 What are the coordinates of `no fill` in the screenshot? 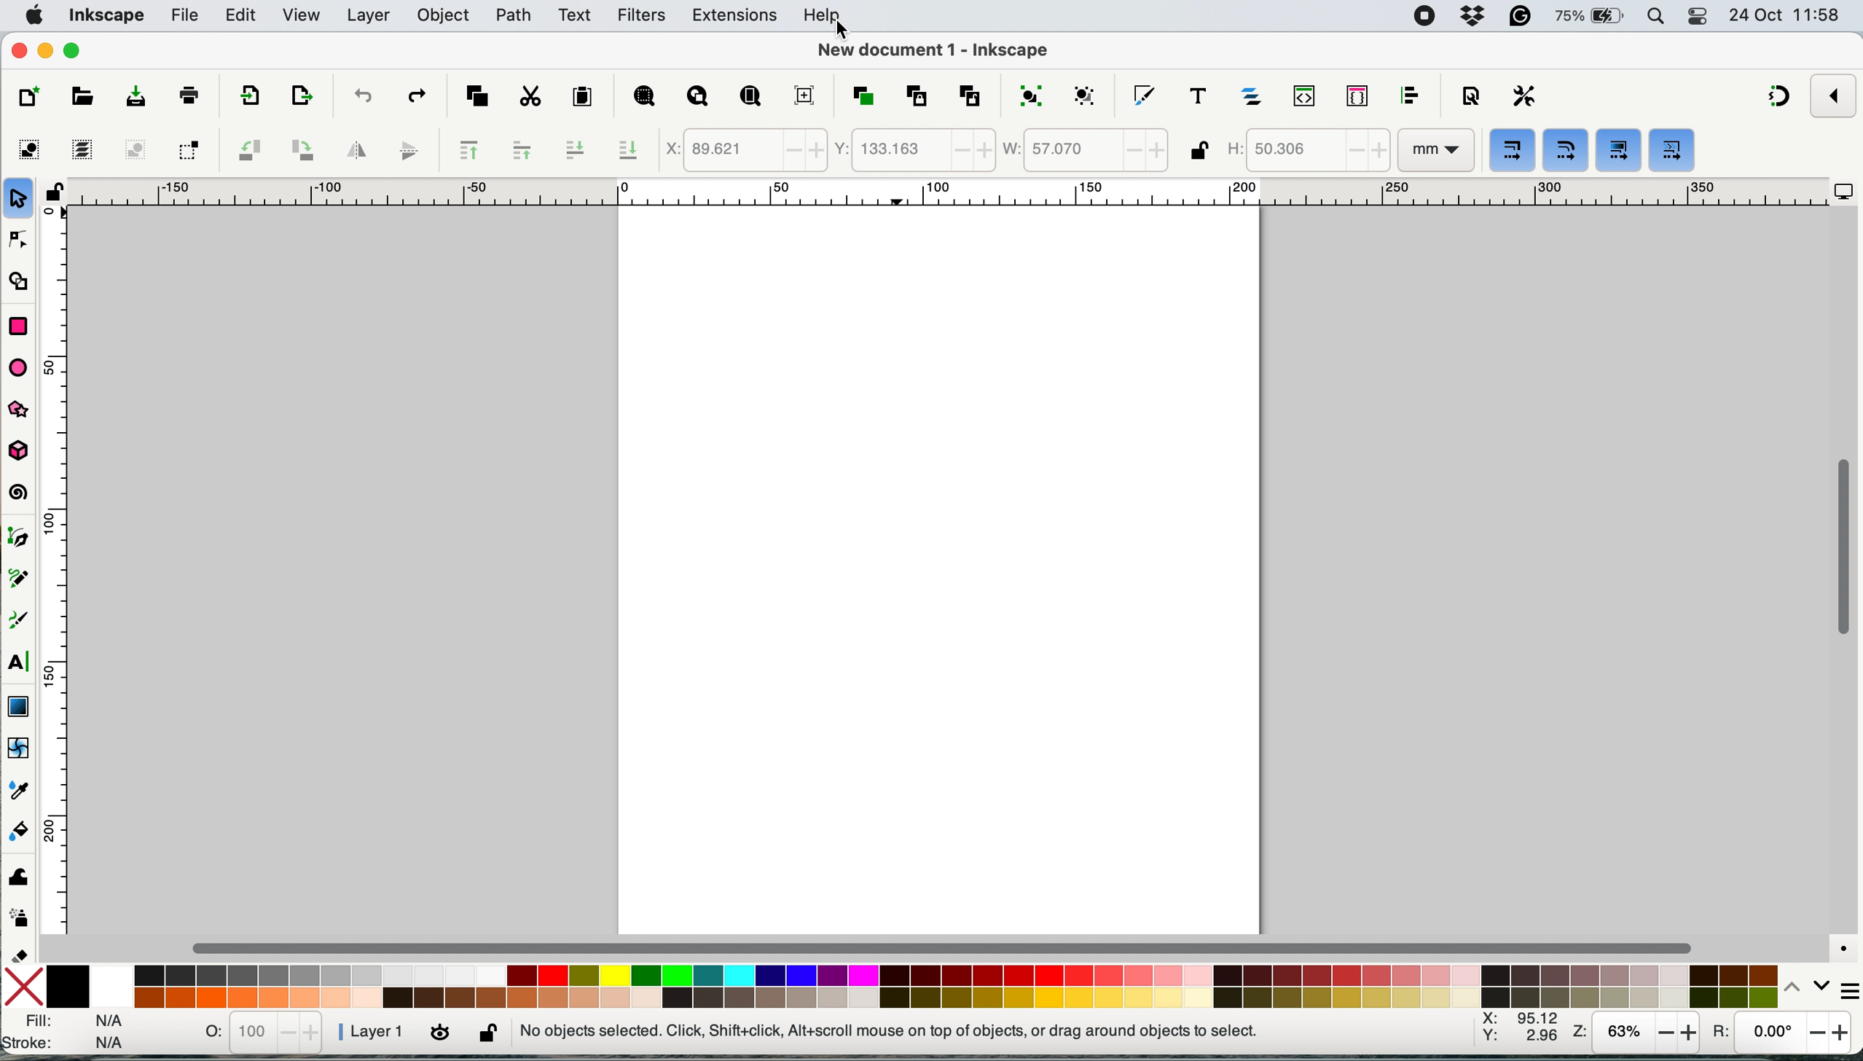 It's located at (22, 987).